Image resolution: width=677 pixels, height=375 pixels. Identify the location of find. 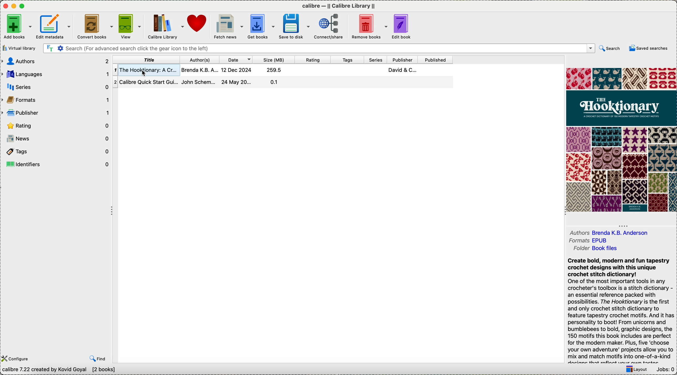
(98, 357).